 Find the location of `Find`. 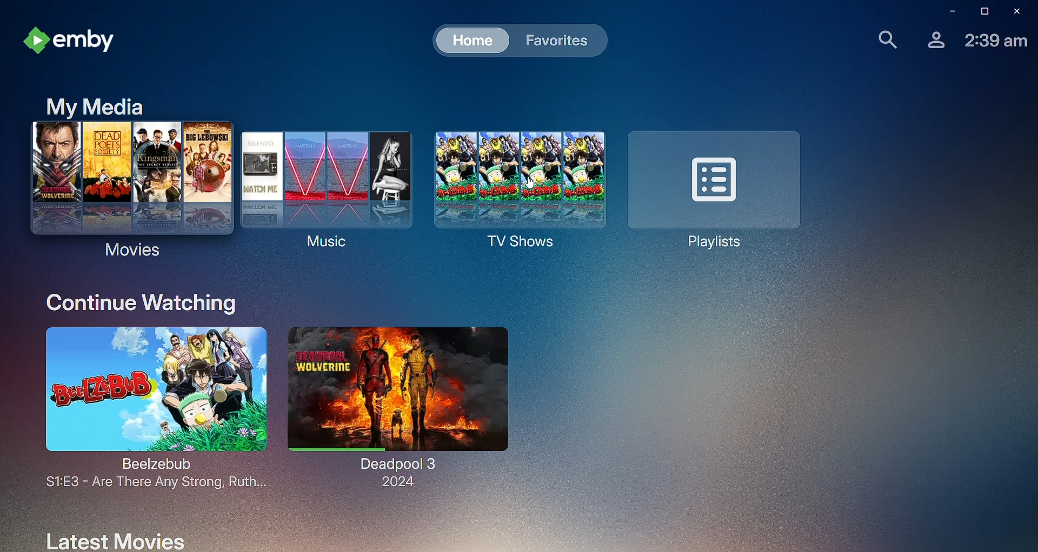

Find is located at coordinates (880, 40).